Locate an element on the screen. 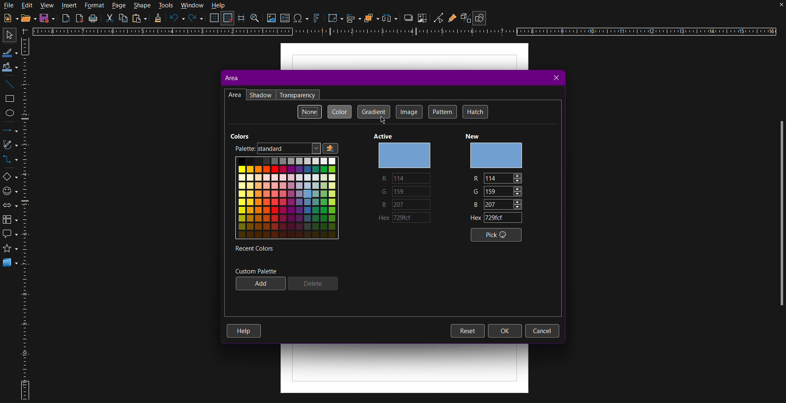 This screenshot has width=786, height=403. Toggle Point Edit Mode is located at coordinates (438, 18).